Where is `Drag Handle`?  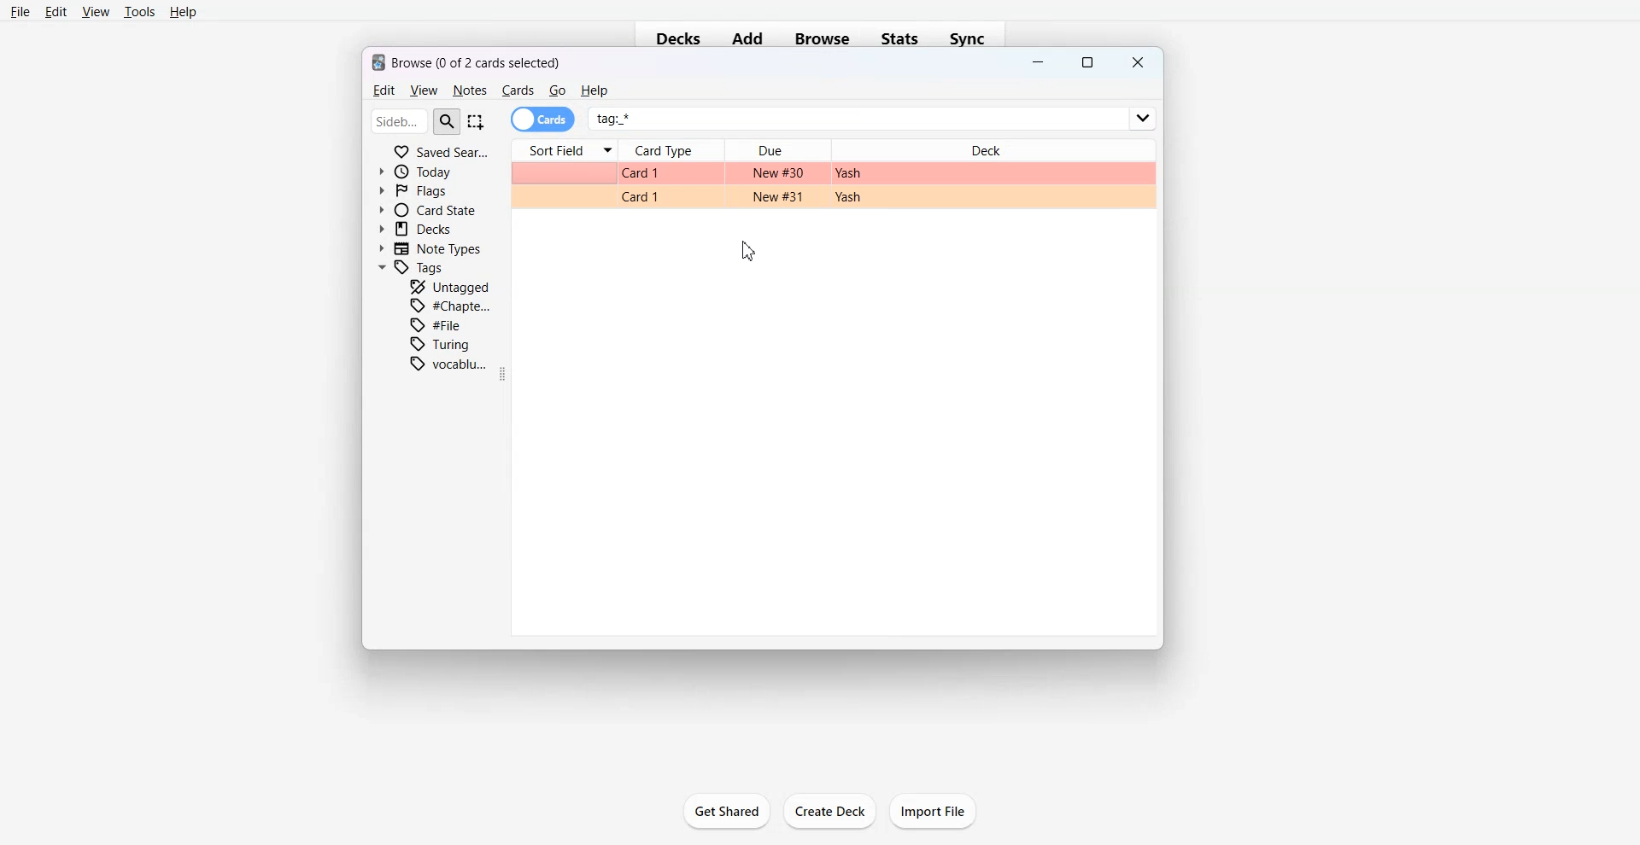 Drag Handle is located at coordinates (506, 374).